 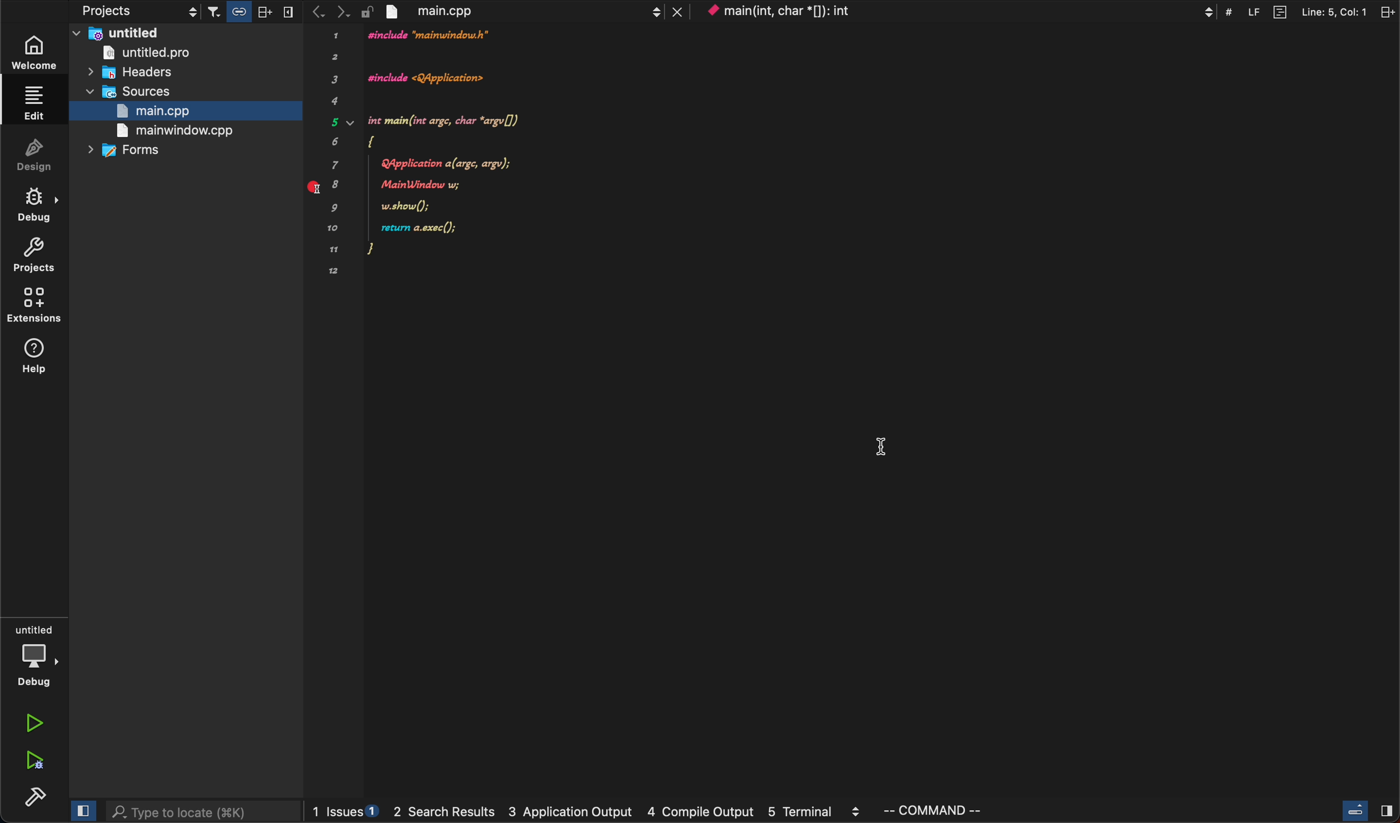 What do you see at coordinates (1321, 11) in the screenshot?
I see `split` at bounding box center [1321, 11].